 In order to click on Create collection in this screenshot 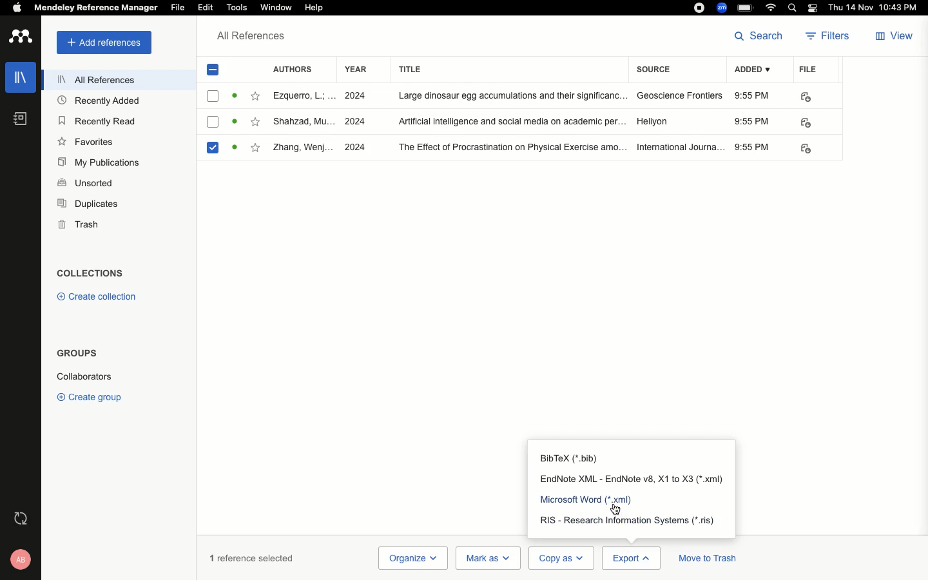, I will do `click(95, 296)`.